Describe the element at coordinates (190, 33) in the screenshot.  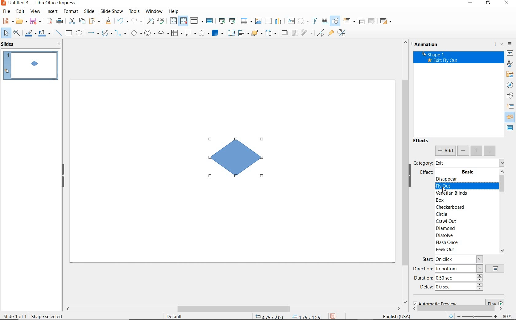
I see `callout shapes` at that location.